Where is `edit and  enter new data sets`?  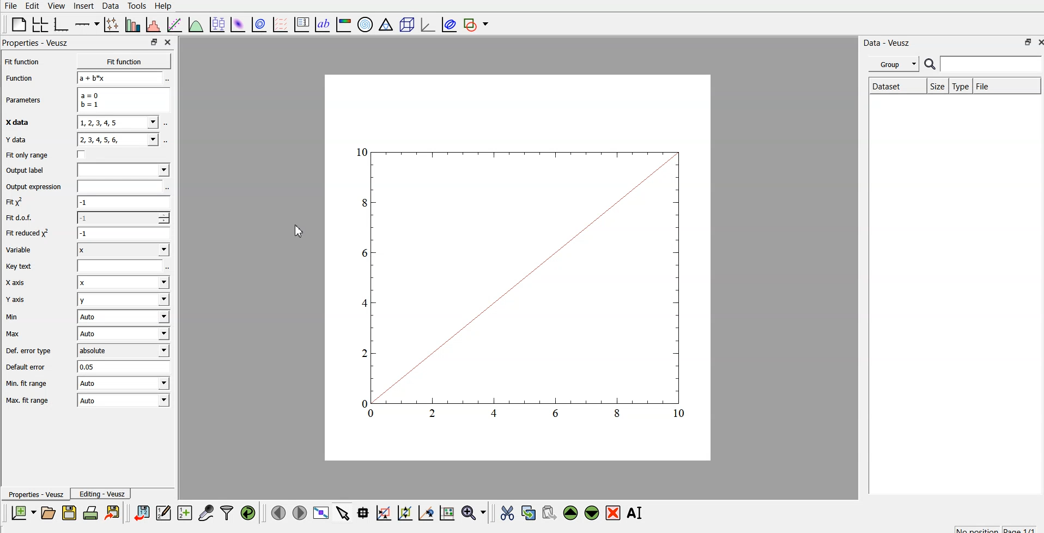
edit and  enter new data sets is located at coordinates (165, 513).